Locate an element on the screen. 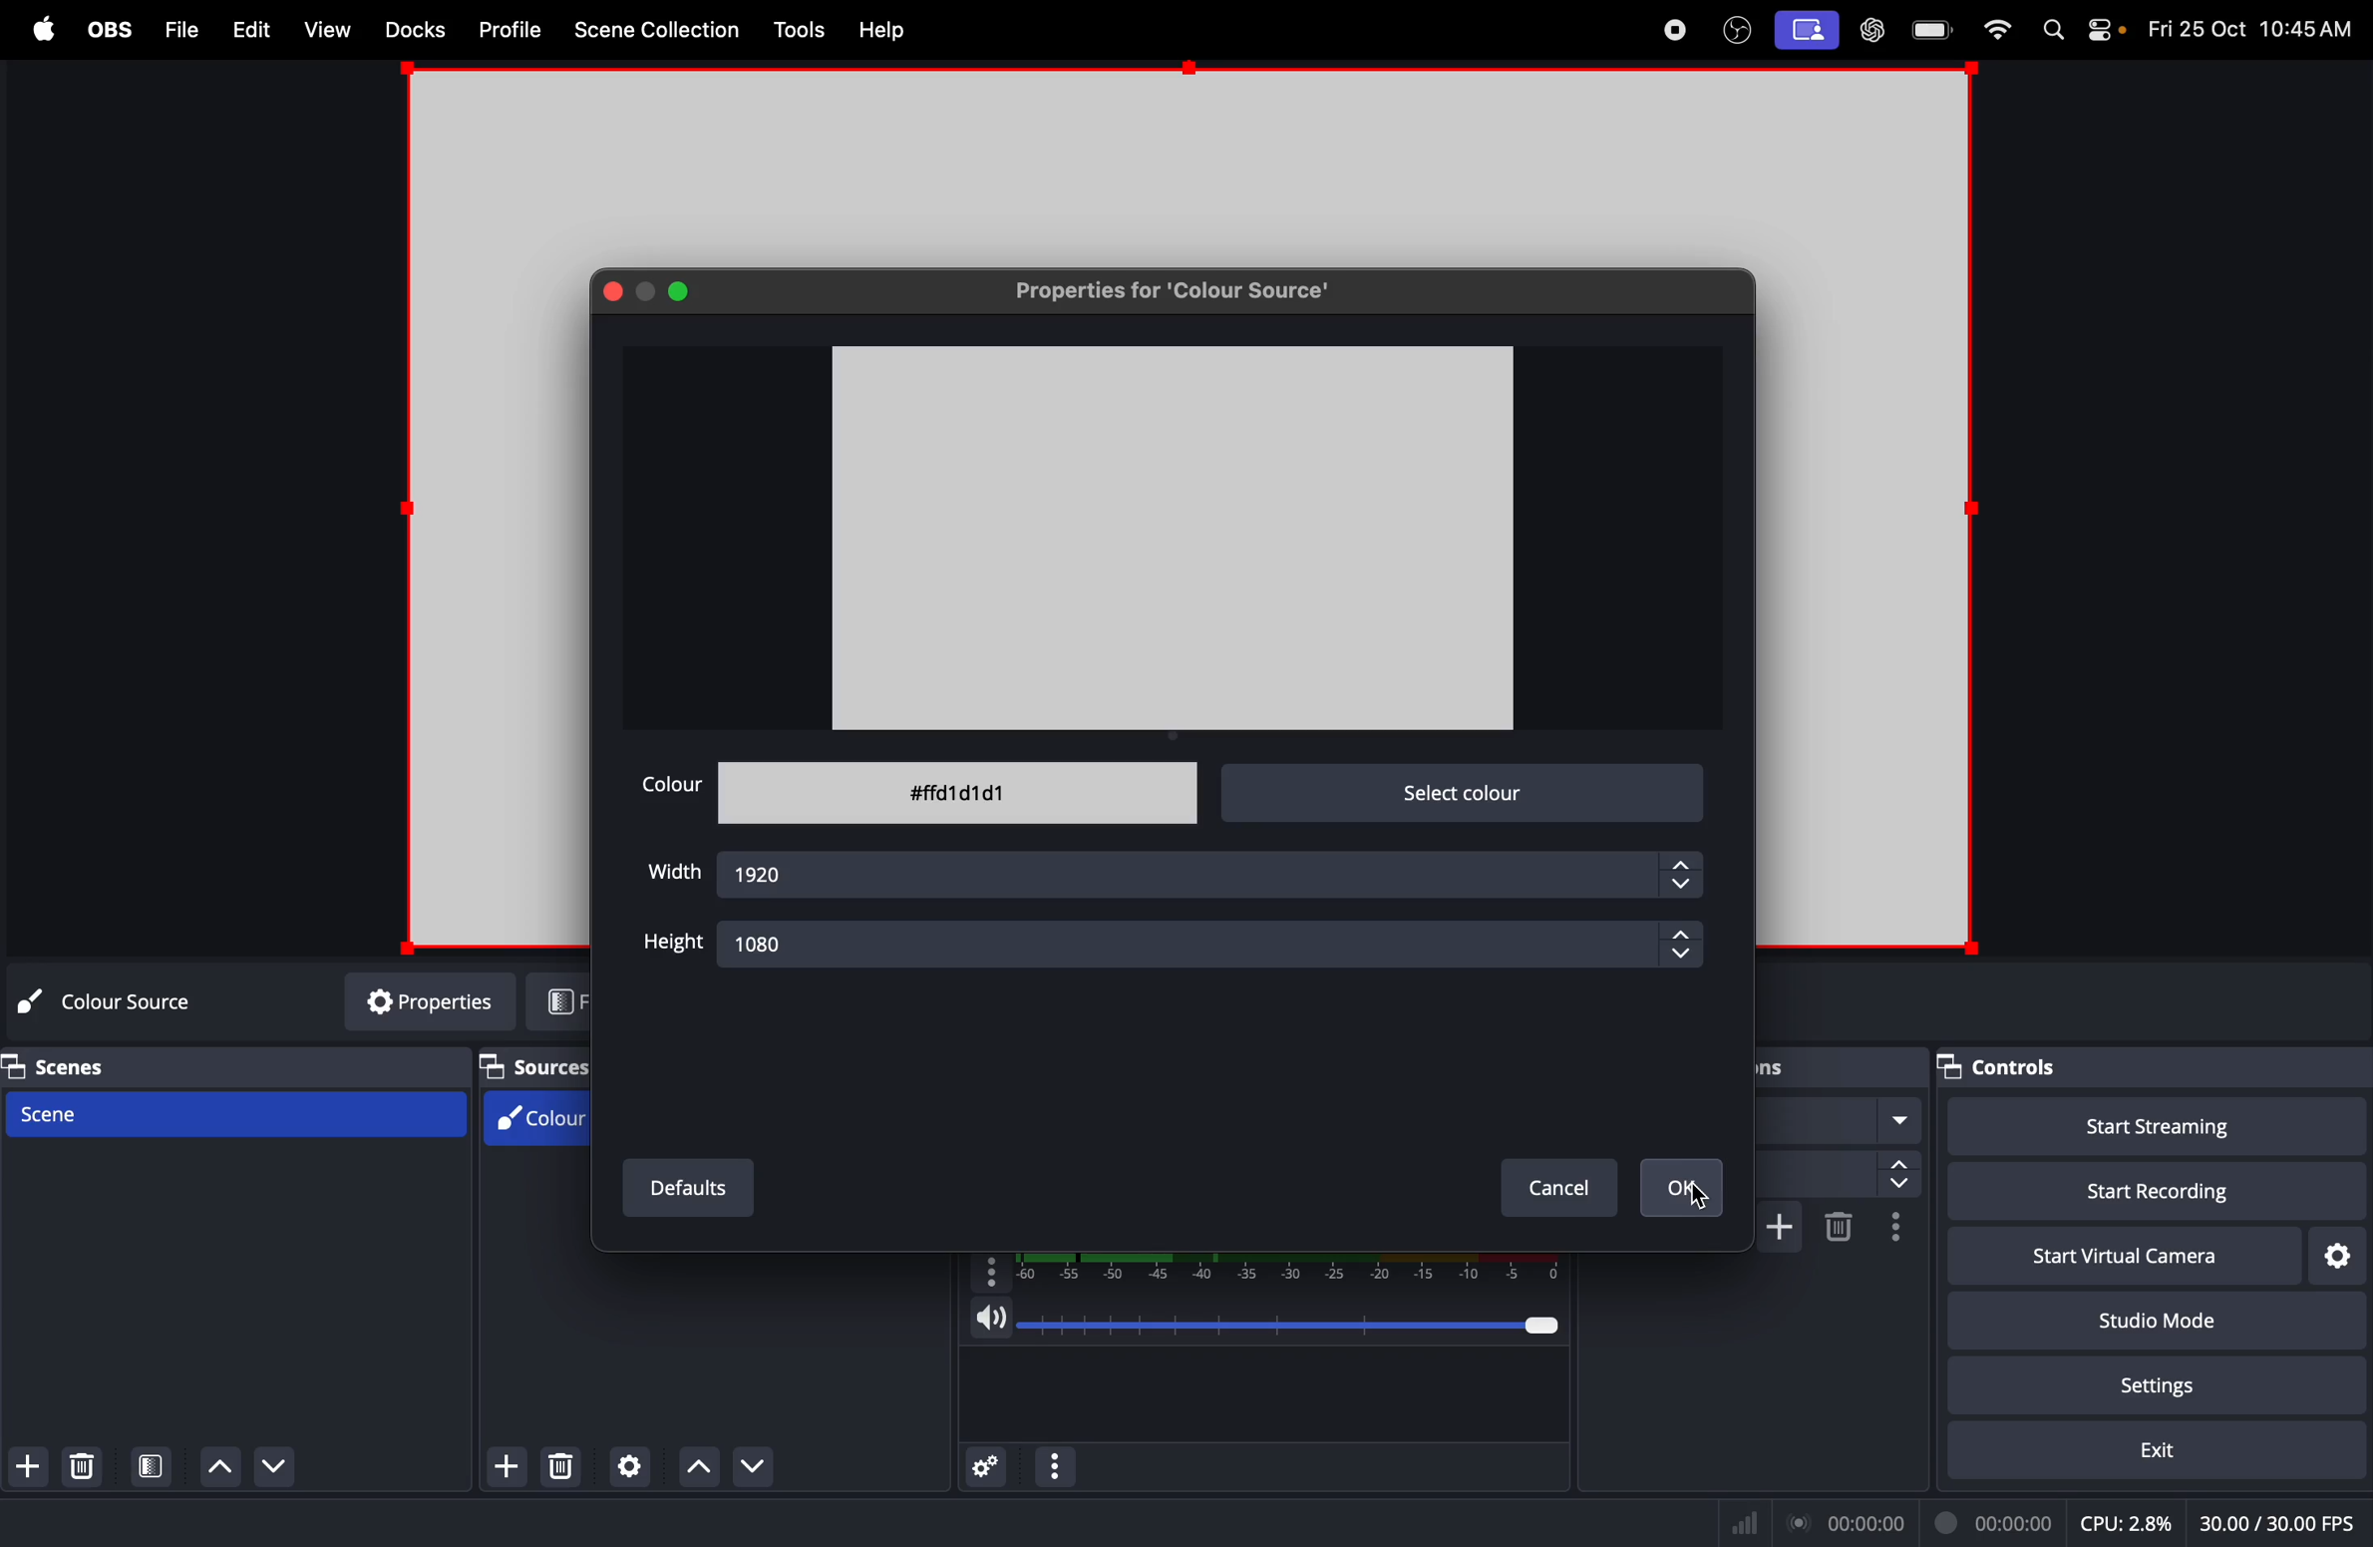  colour is located at coordinates (671, 785).